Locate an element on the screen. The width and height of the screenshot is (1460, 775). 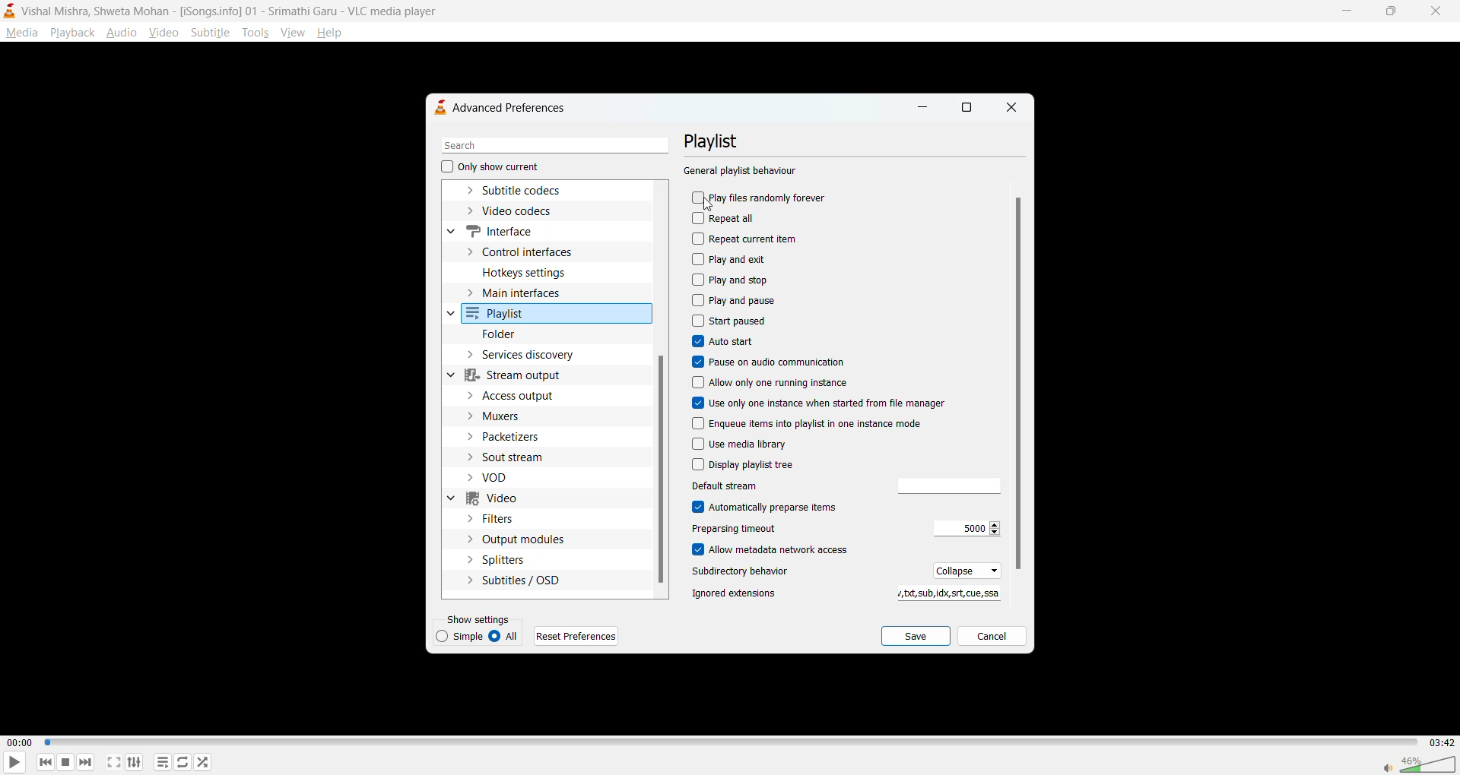
playlist is located at coordinates (720, 141).